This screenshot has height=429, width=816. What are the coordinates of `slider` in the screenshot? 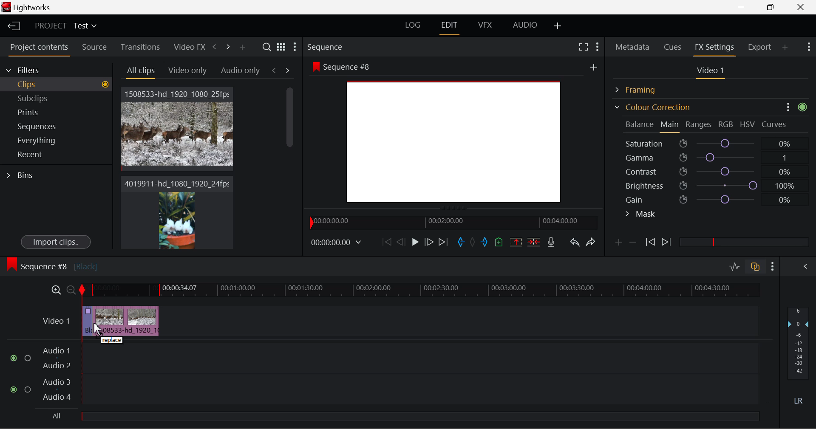 It's located at (419, 416).